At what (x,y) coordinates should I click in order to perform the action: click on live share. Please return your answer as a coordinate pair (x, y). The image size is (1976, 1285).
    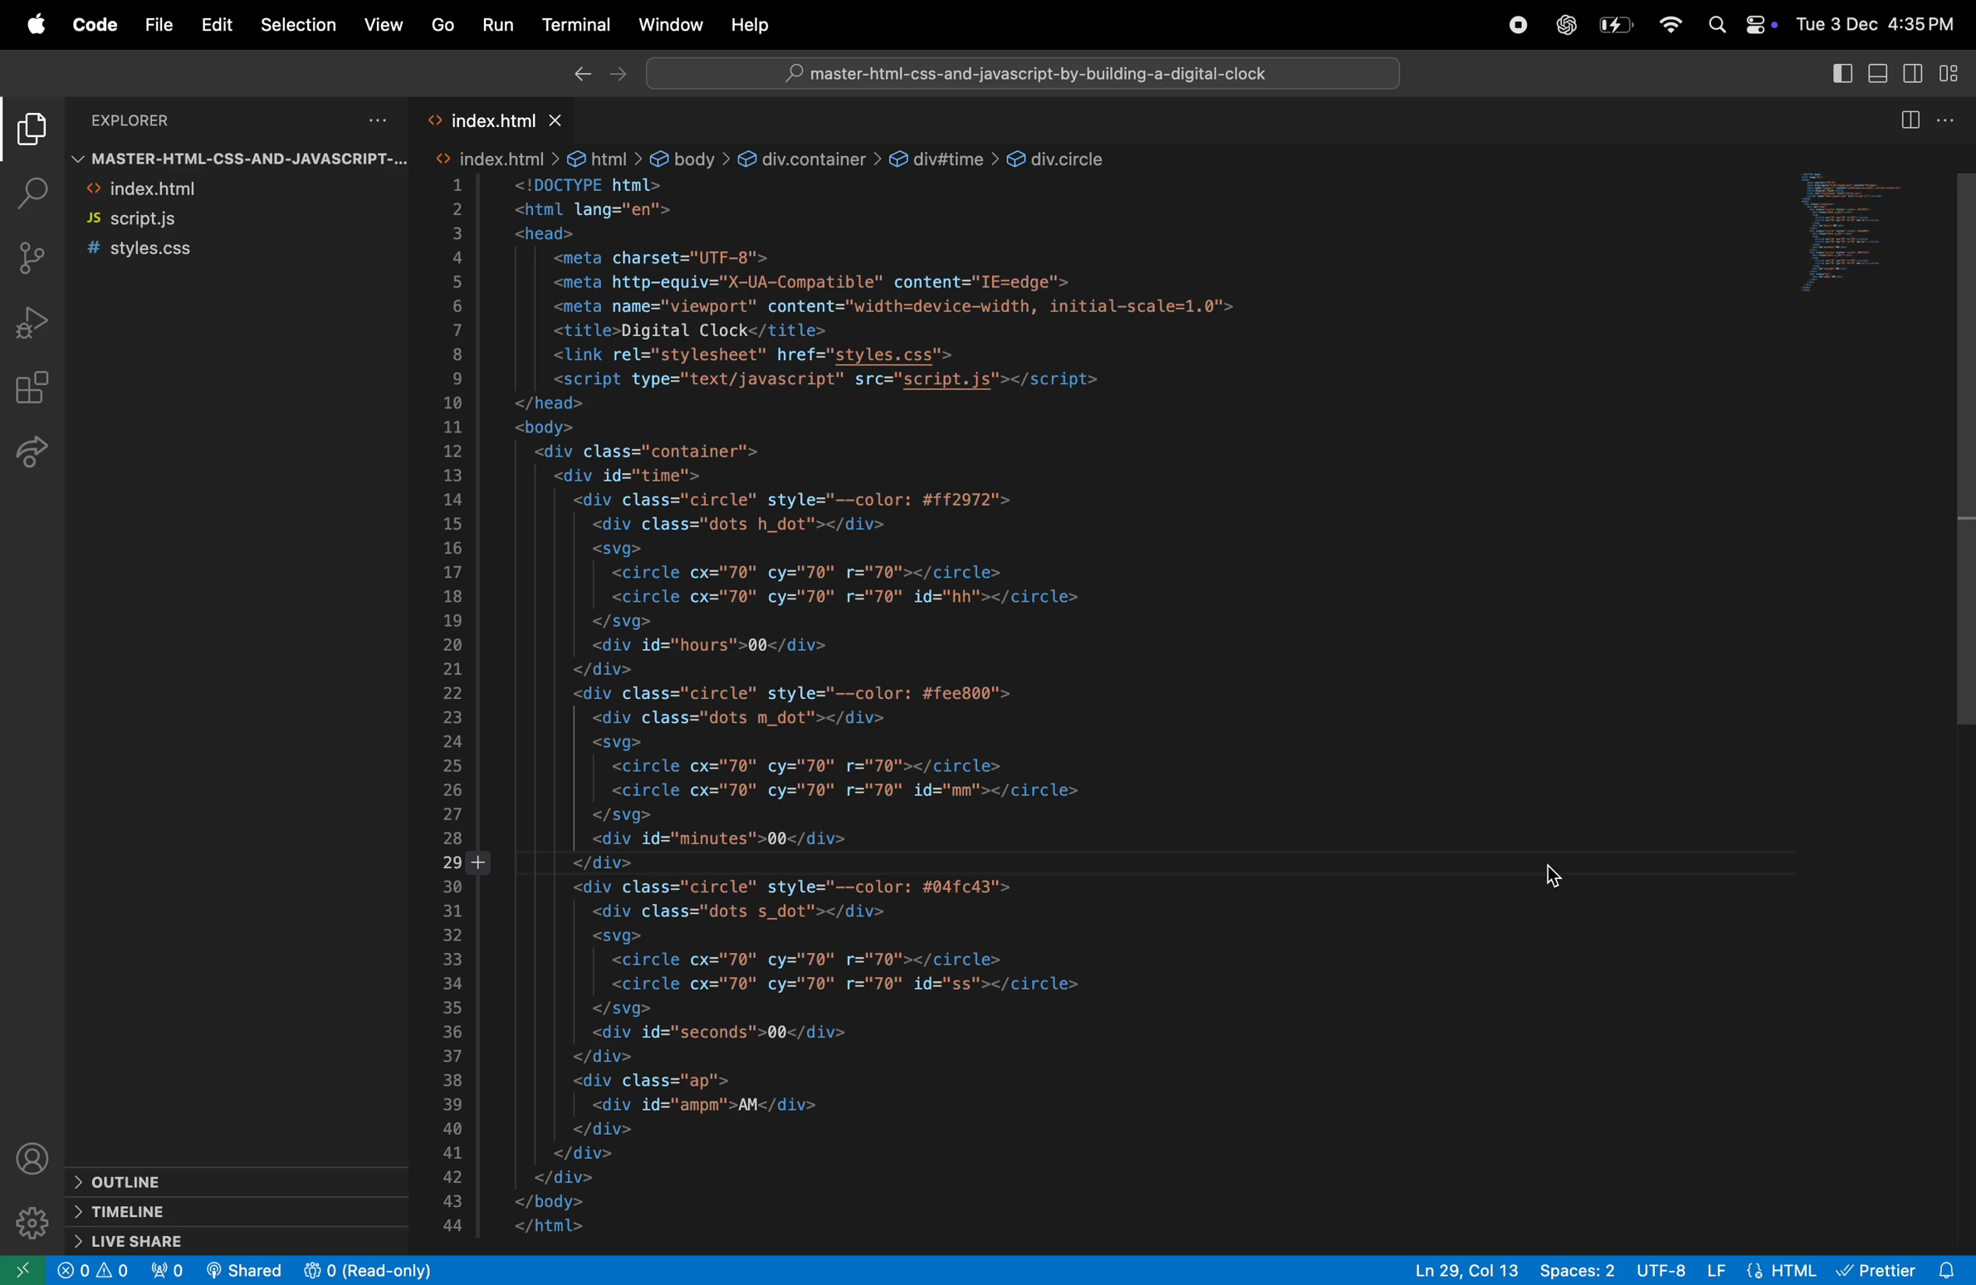
    Looking at the image, I should click on (247, 1269).